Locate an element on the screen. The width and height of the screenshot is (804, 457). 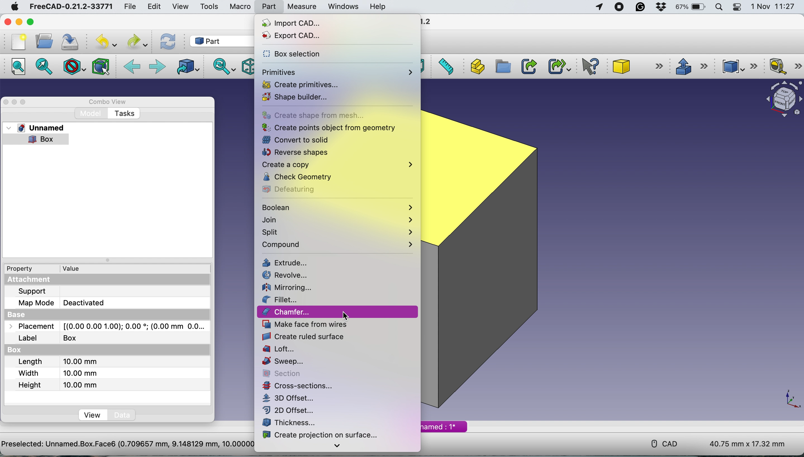
check geometry is located at coordinates (304, 176).